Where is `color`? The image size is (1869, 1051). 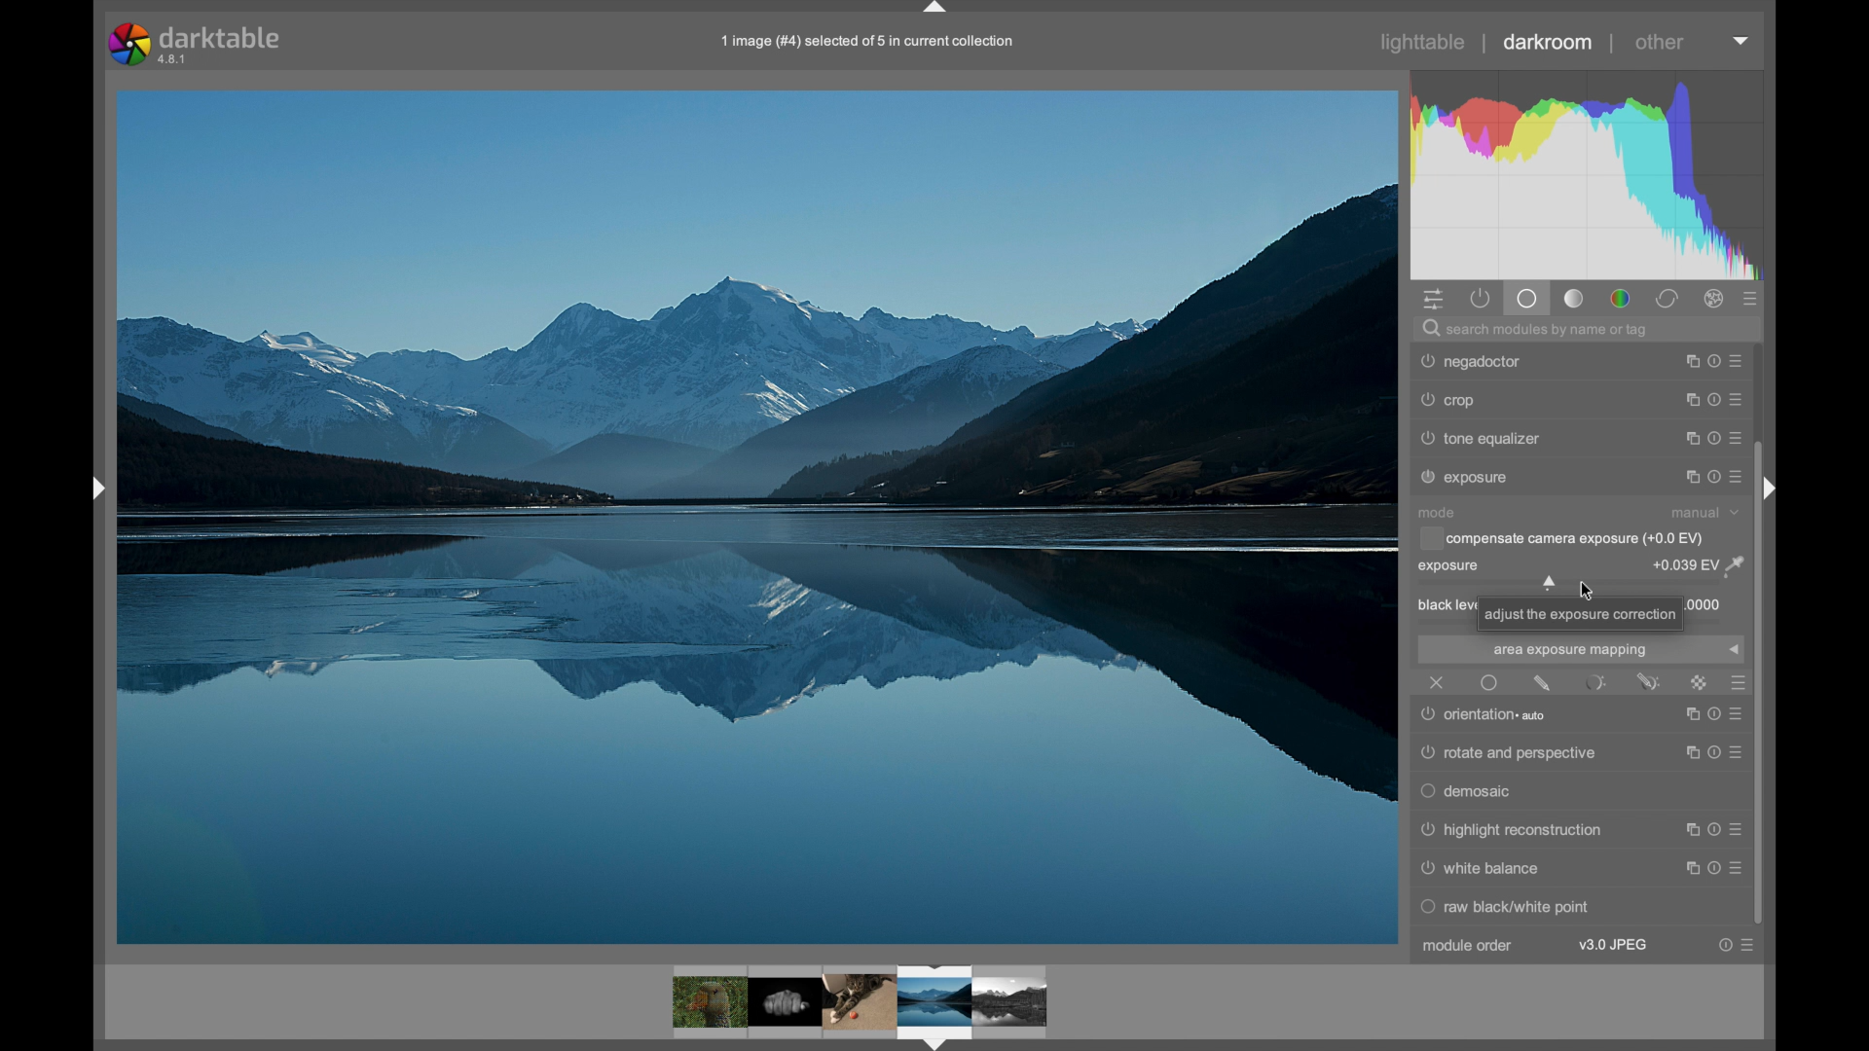 color is located at coordinates (1620, 299).